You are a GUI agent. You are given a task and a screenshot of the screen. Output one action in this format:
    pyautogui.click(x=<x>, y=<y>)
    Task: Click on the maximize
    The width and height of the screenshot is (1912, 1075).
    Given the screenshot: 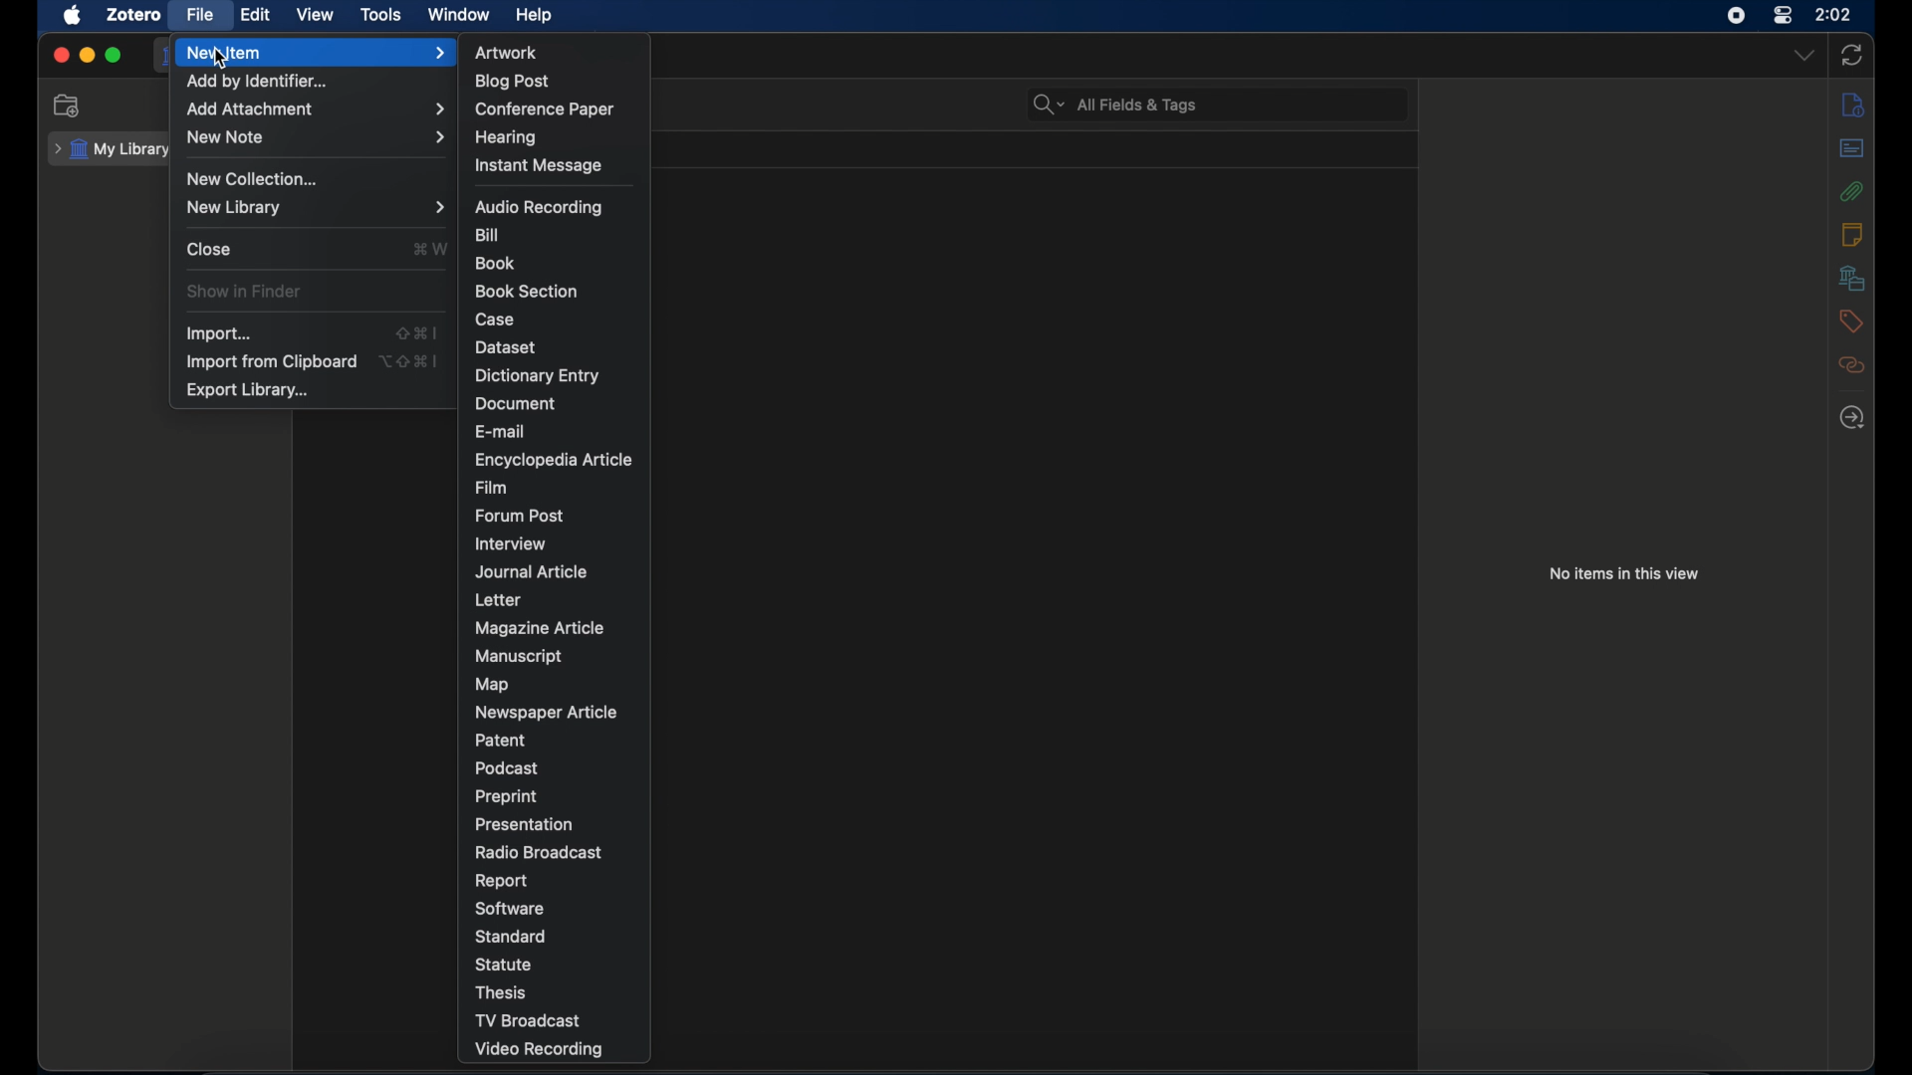 What is the action you would take?
    pyautogui.click(x=115, y=55)
    